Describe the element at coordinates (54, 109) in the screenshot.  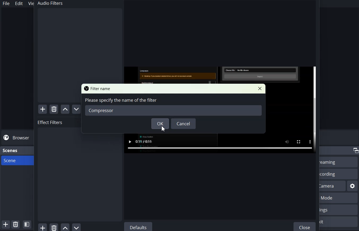
I see `Remove Filter` at that location.